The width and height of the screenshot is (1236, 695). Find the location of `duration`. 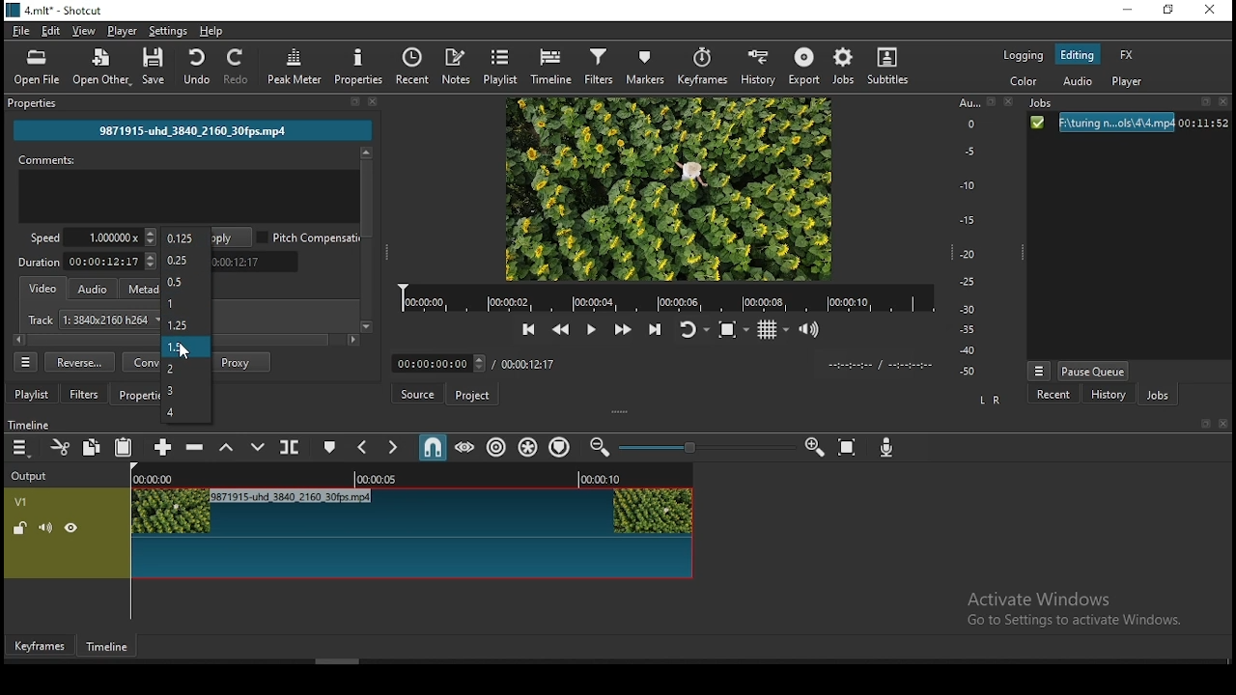

duration is located at coordinates (87, 264).